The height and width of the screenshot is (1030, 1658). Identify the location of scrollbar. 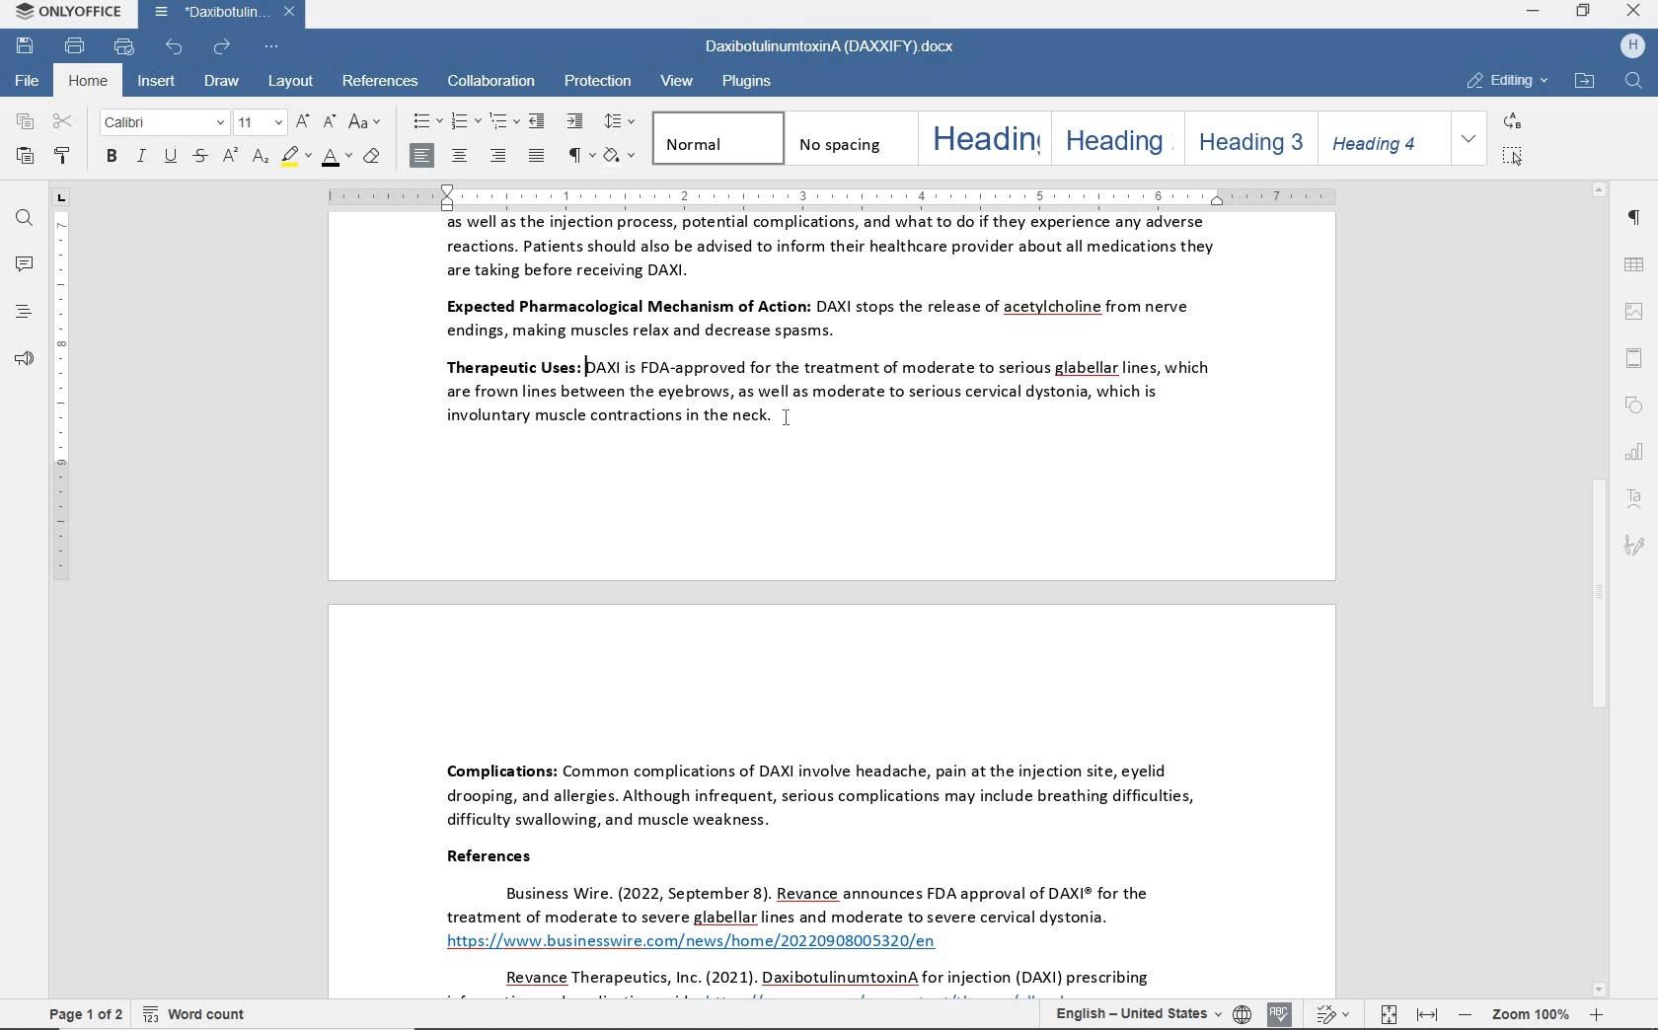
(1598, 591).